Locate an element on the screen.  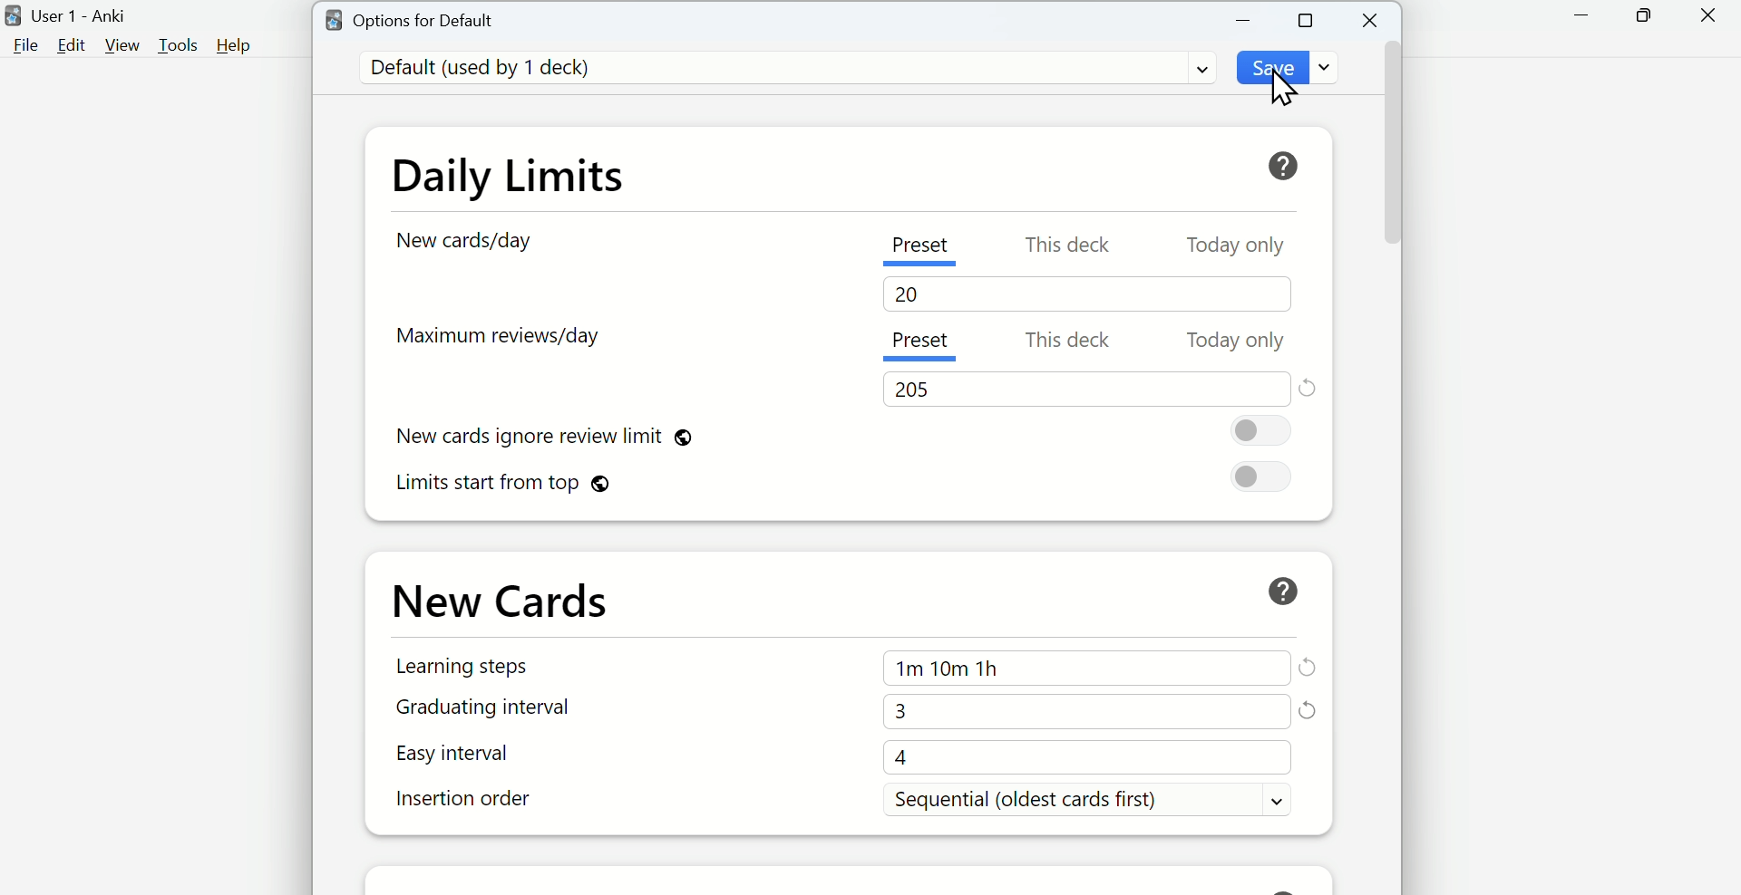
4 is located at coordinates (1092, 753).